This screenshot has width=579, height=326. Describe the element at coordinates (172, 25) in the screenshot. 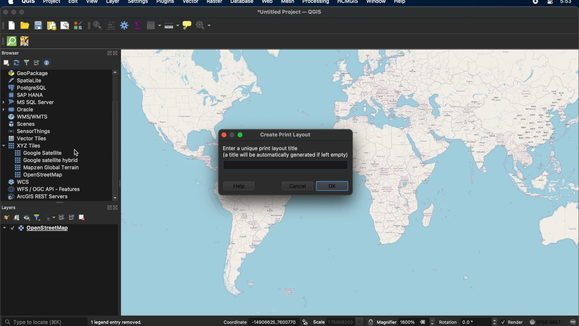

I see `measure line` at that location.